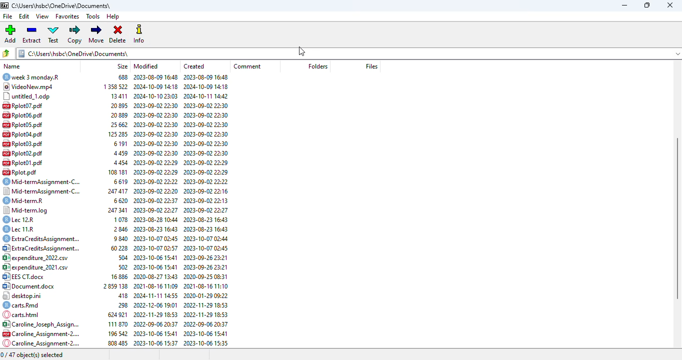 The width and height of the screenshot is (682, 360). What do you see at coordinates (112, 16) in the screenshot?
I see `help` at bounding box center [112, 16].